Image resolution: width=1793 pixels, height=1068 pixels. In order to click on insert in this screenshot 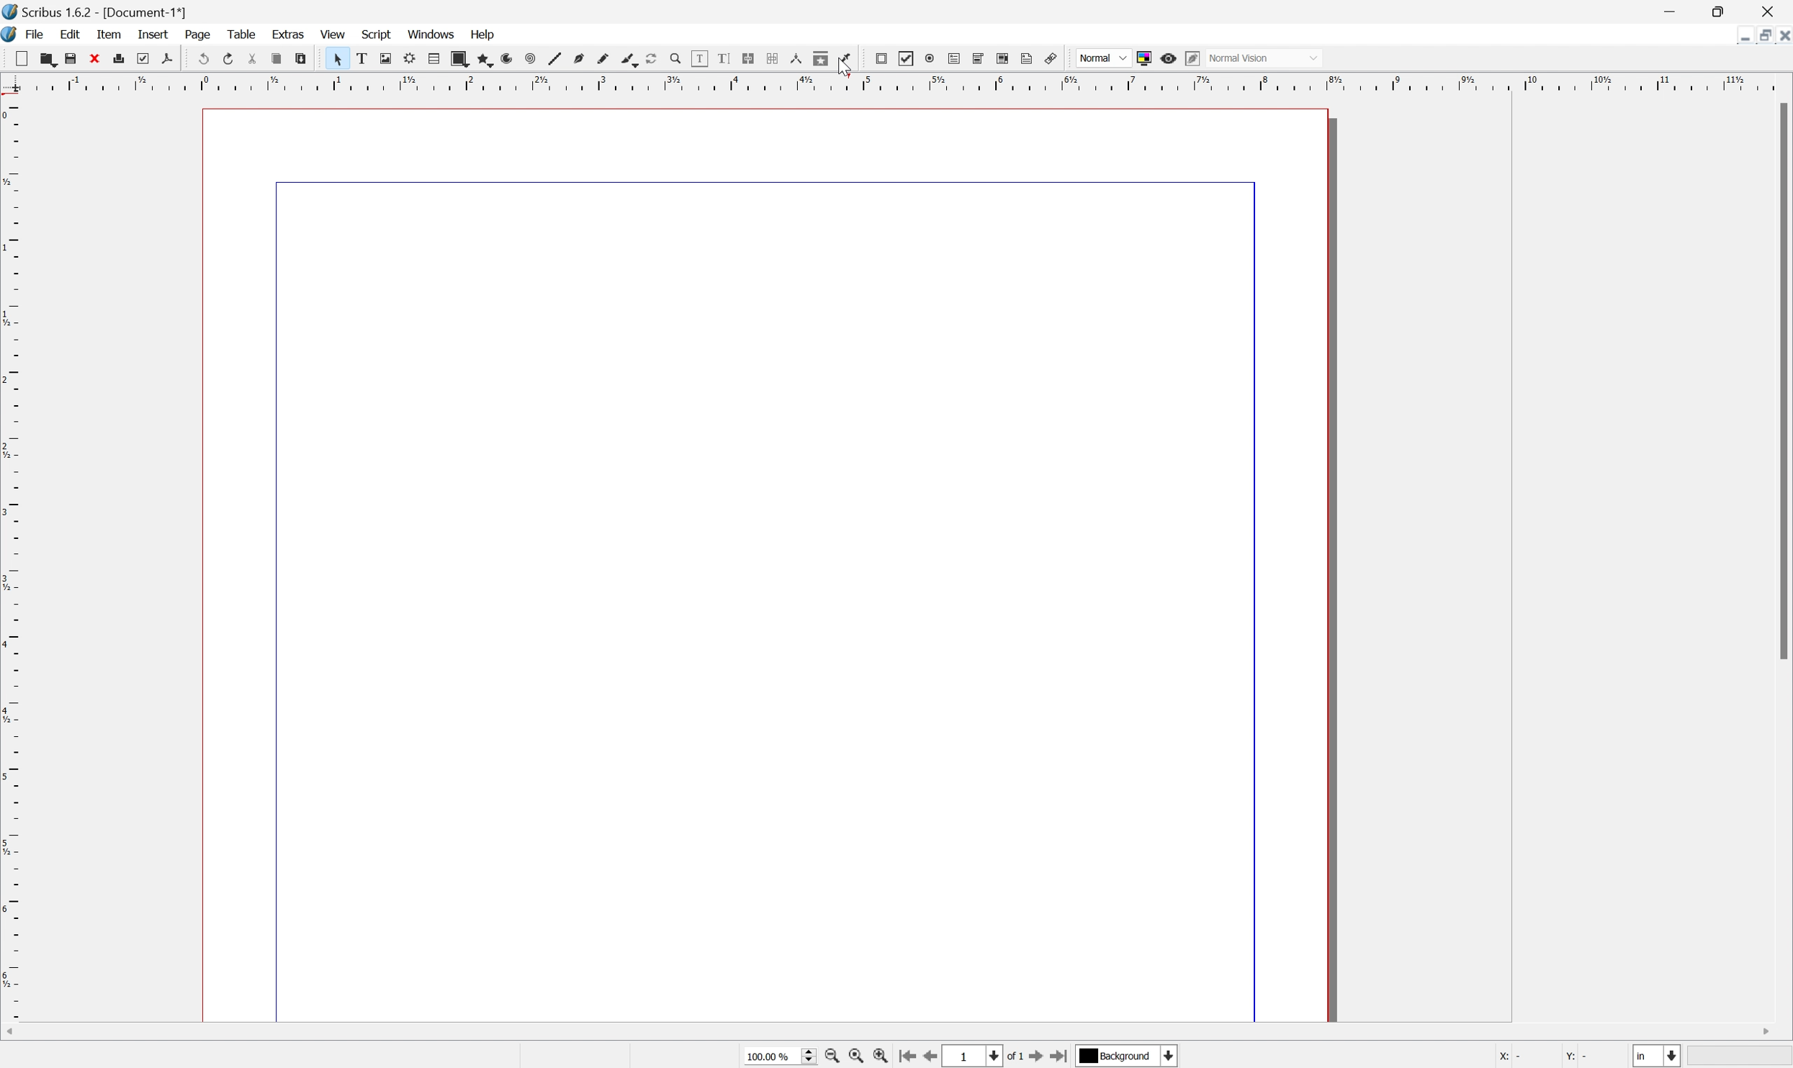, I will do `click(153, 35)`.